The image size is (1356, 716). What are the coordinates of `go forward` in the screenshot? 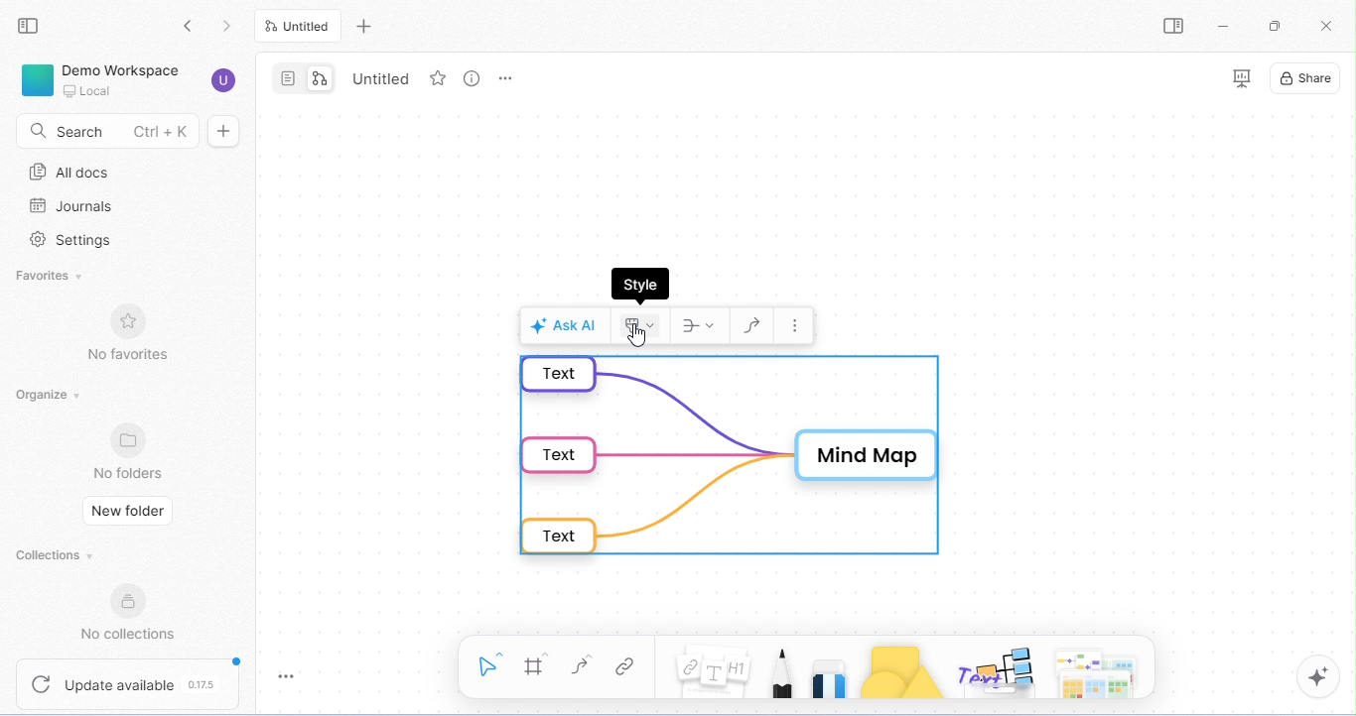 It's located at (229, 27).